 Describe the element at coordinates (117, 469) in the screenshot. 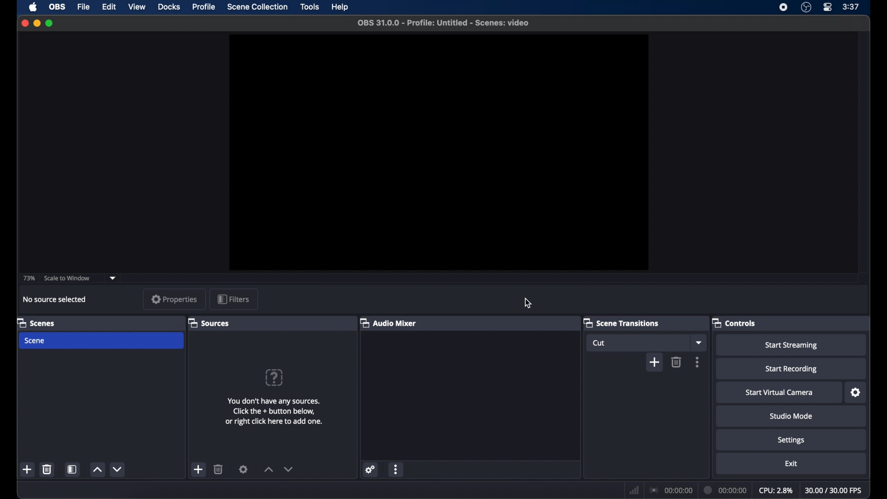

I see `decrement` at that location.